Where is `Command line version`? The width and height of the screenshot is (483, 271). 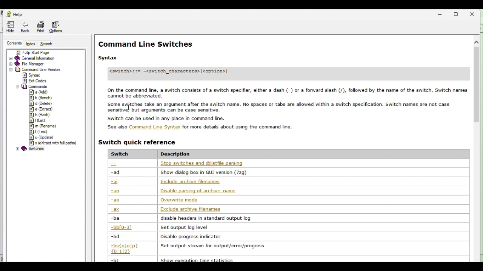
Command line version is located at coordinates (42, 70).